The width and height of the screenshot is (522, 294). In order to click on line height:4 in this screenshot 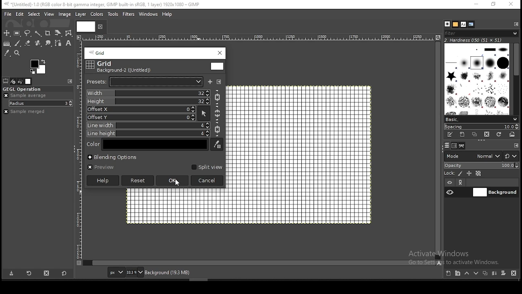, I will do `click(148, 134)`.